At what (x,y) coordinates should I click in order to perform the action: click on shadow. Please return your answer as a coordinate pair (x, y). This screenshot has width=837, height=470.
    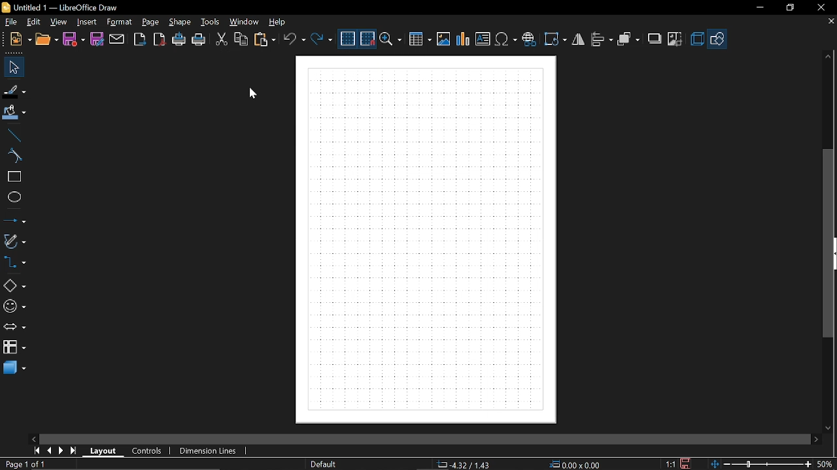
    Looking at the image, I should click on (655, 39).